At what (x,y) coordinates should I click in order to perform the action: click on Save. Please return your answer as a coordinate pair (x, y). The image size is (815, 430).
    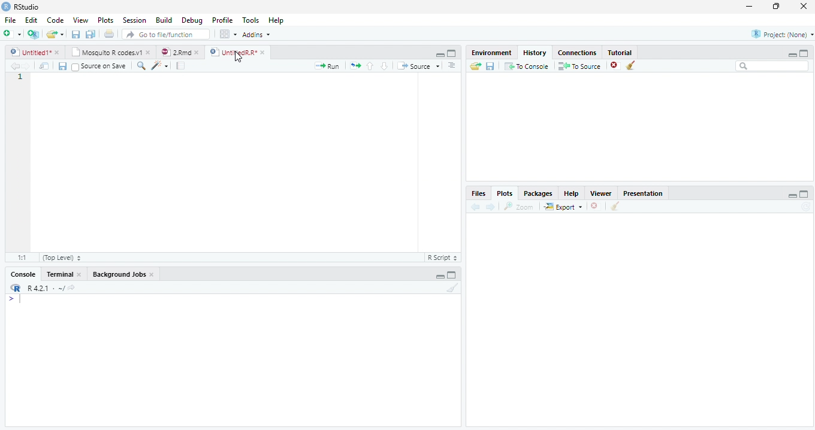
    Looking at the image, I should click on (490, 68).